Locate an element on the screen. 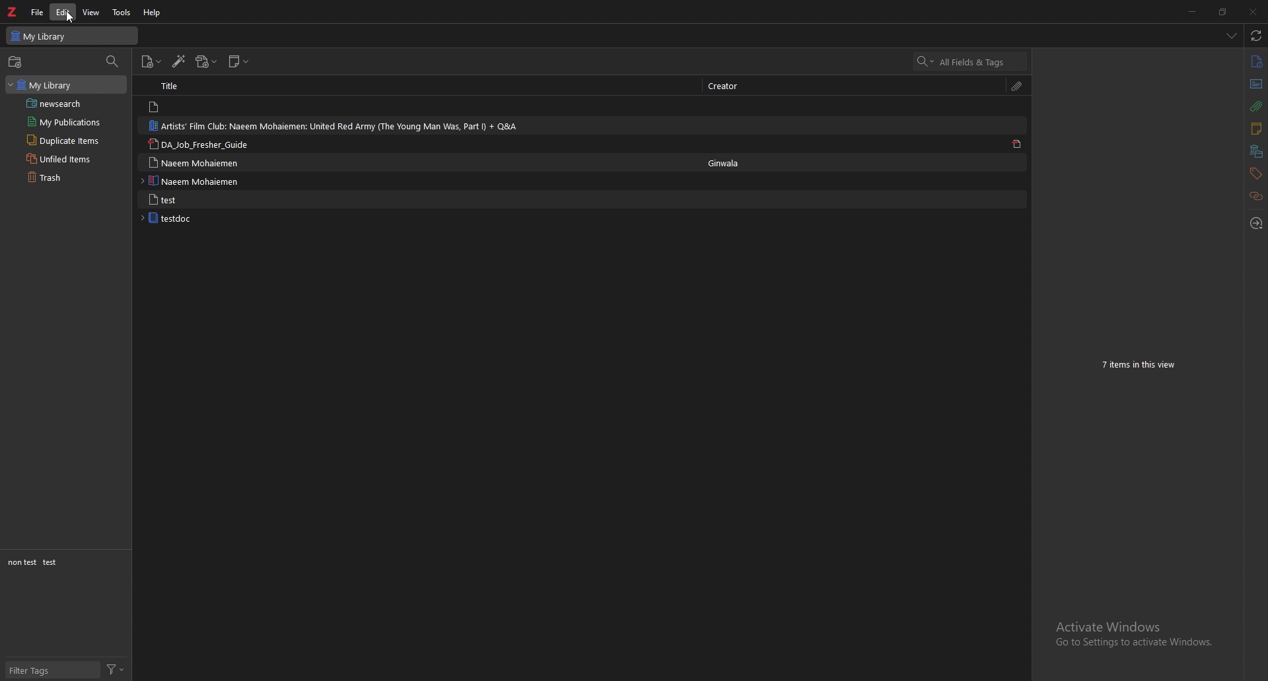  help is located at coordinates (154, 12).